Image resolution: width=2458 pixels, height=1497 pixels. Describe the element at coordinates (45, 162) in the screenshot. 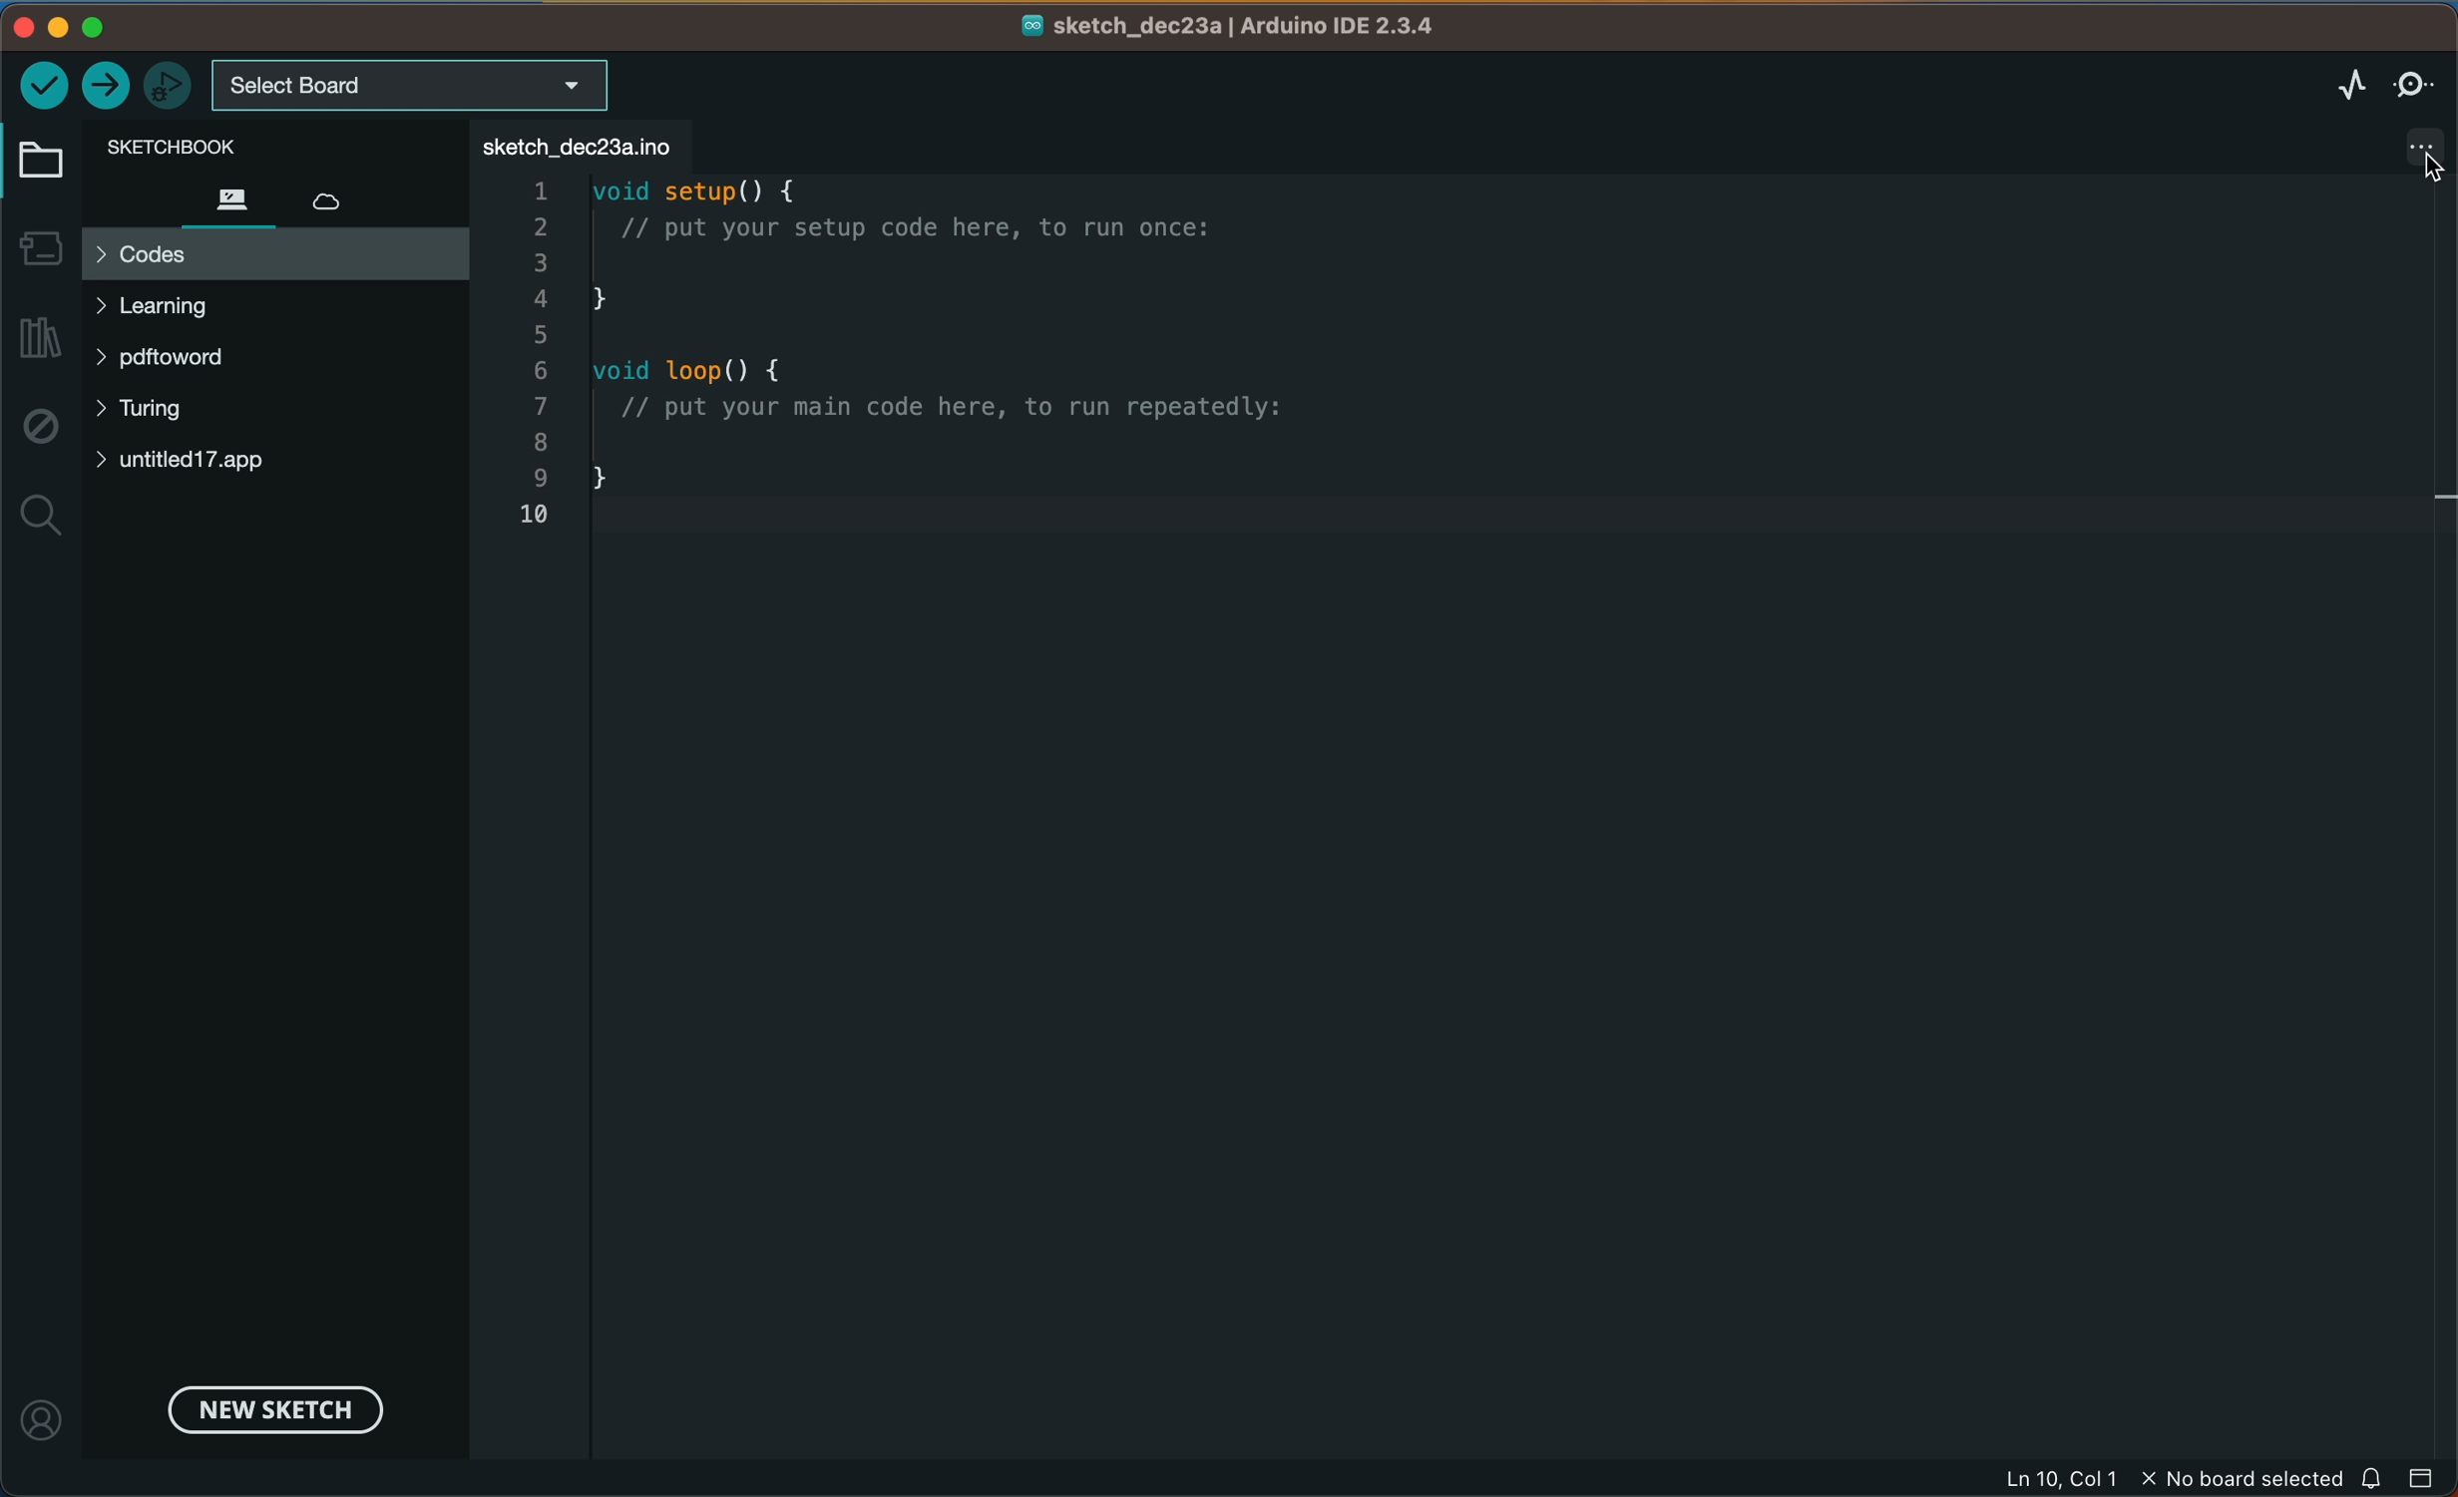

I see `folder` at that location.